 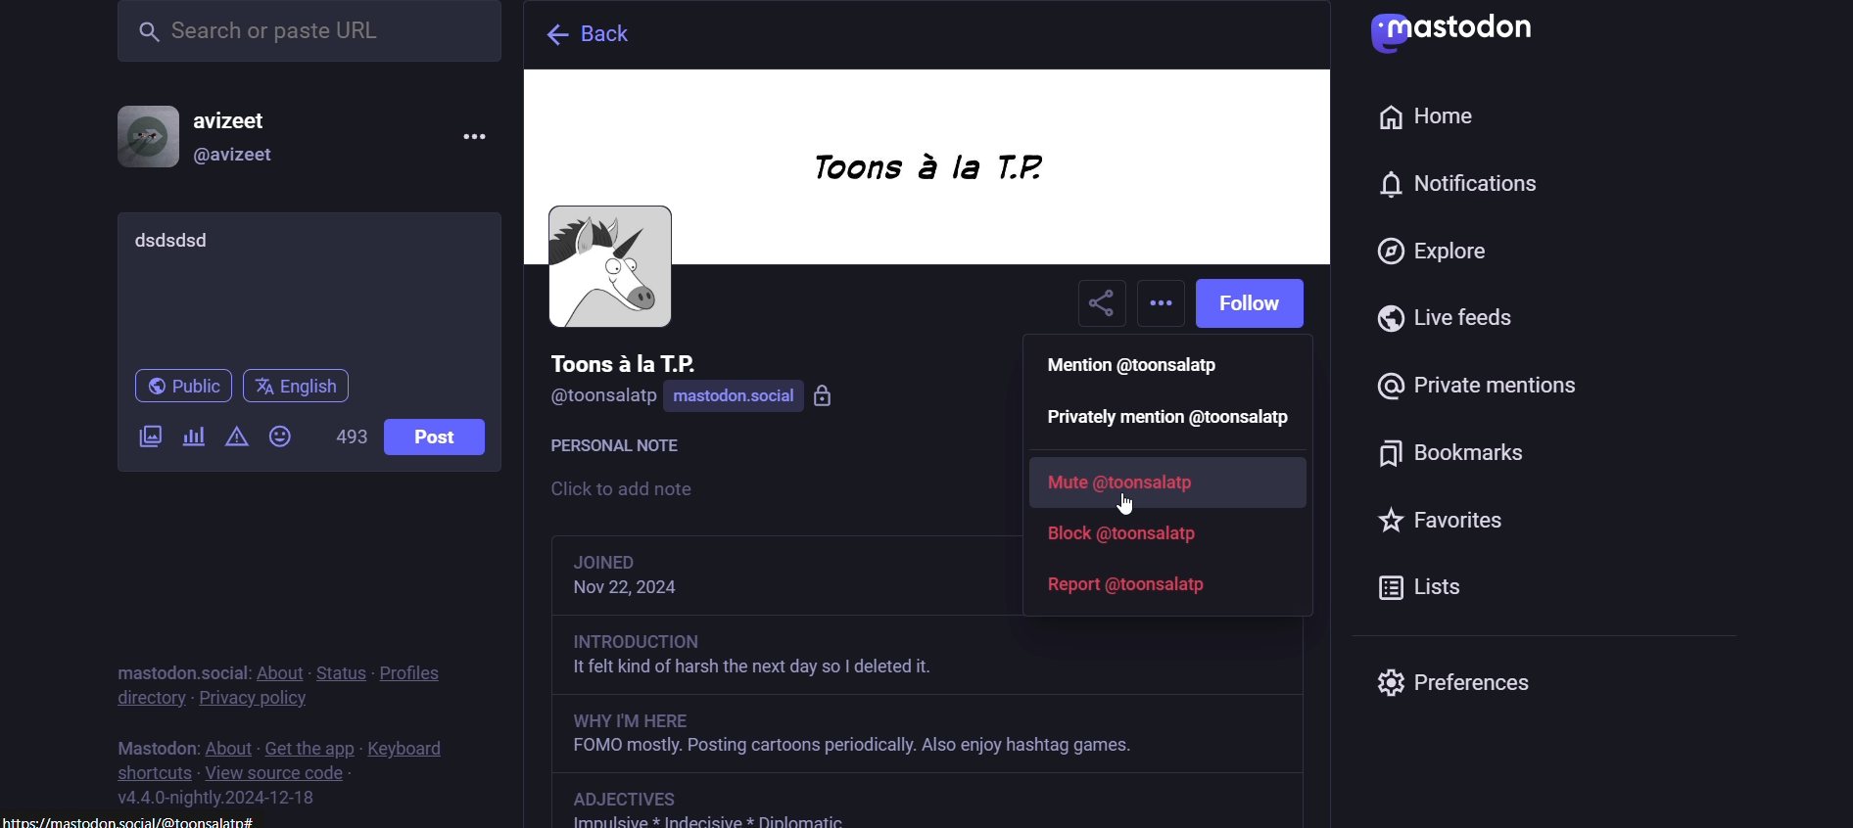 What do you see at coordinates (432, 437) in the screenshot?
I see `post` at bounding box center [432, 437].